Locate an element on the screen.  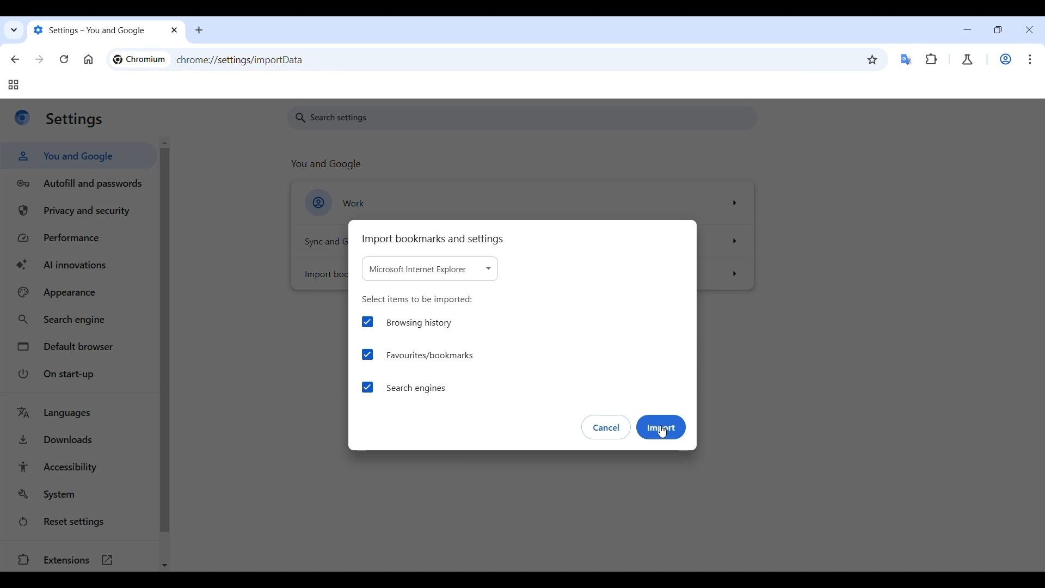
chromium is located at coordinates (139, 59).